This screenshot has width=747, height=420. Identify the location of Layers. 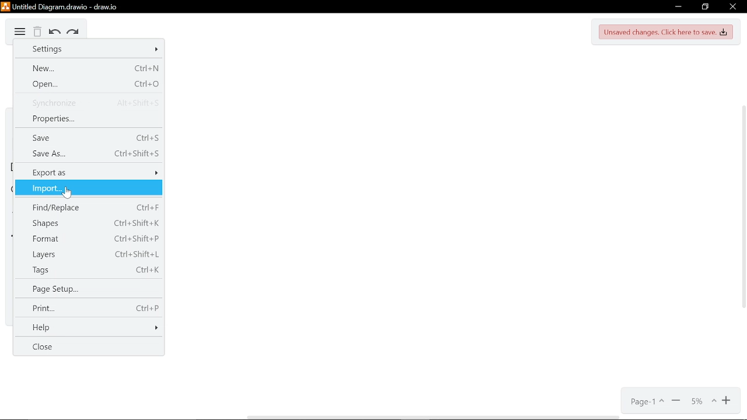
(86, 255).